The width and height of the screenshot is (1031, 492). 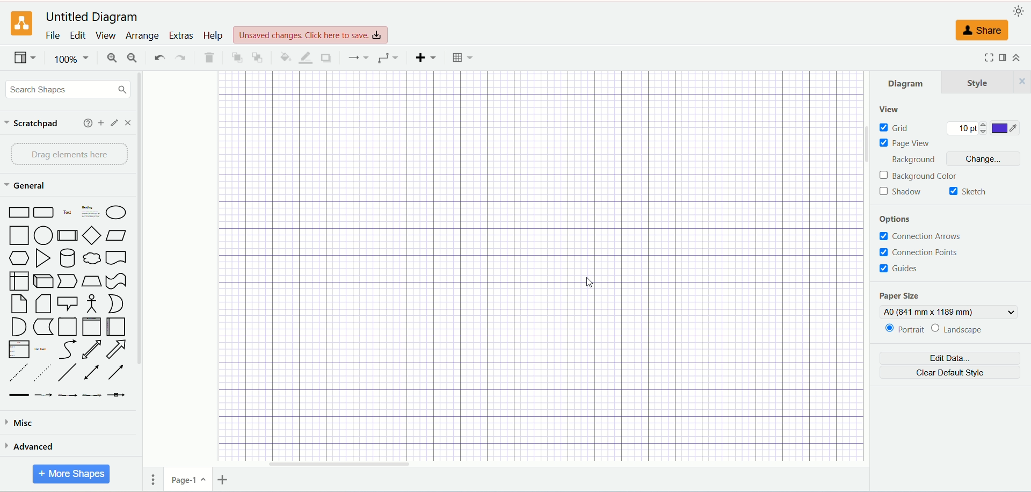 What do you see at coordinates (91, 350) in the screenshot?
I see `Bidirectional Arrow` at bounding box center [91, 350].